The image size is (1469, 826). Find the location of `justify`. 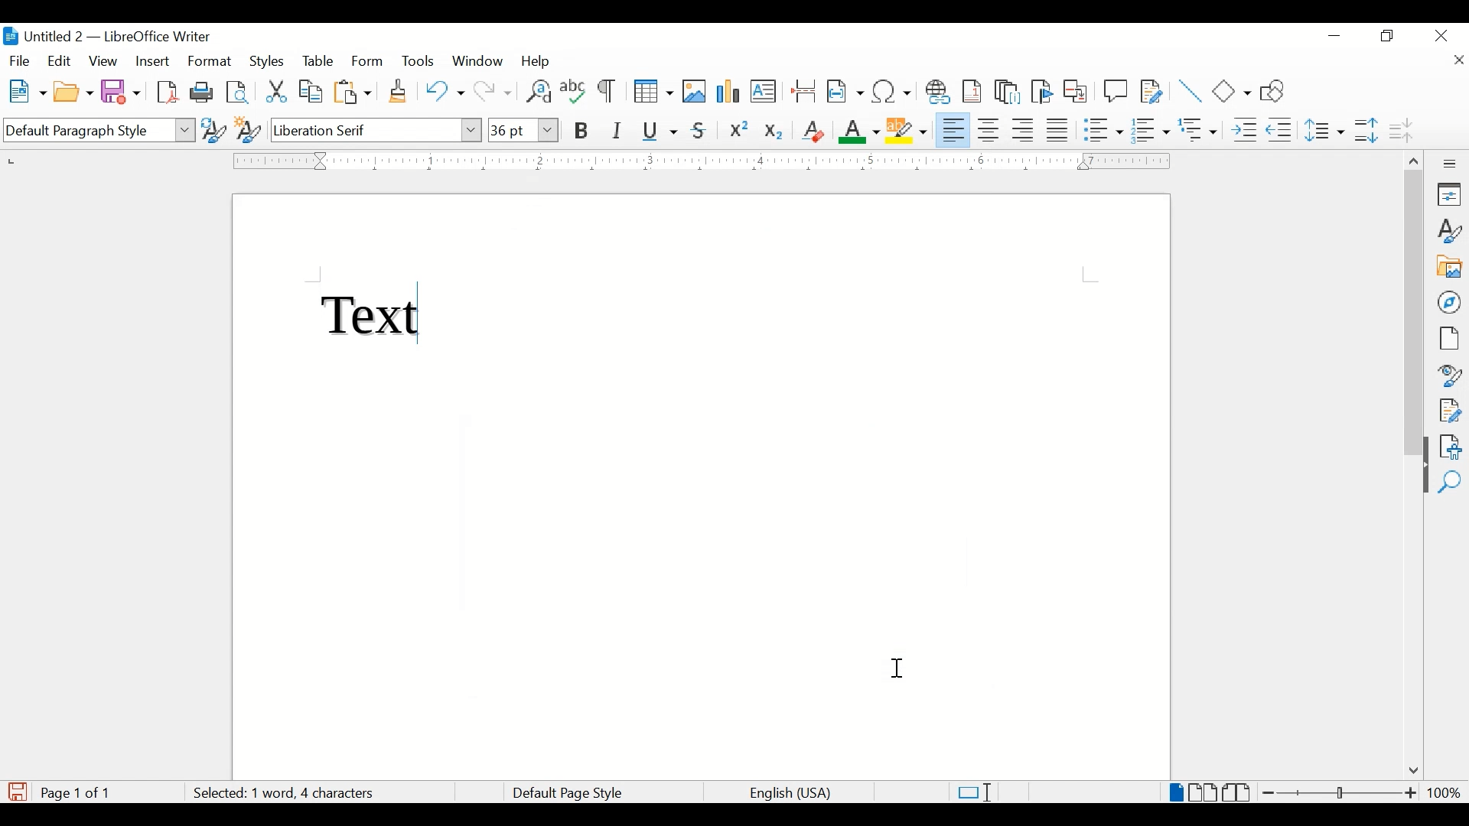

justify is located at coordinates (1058, 130).